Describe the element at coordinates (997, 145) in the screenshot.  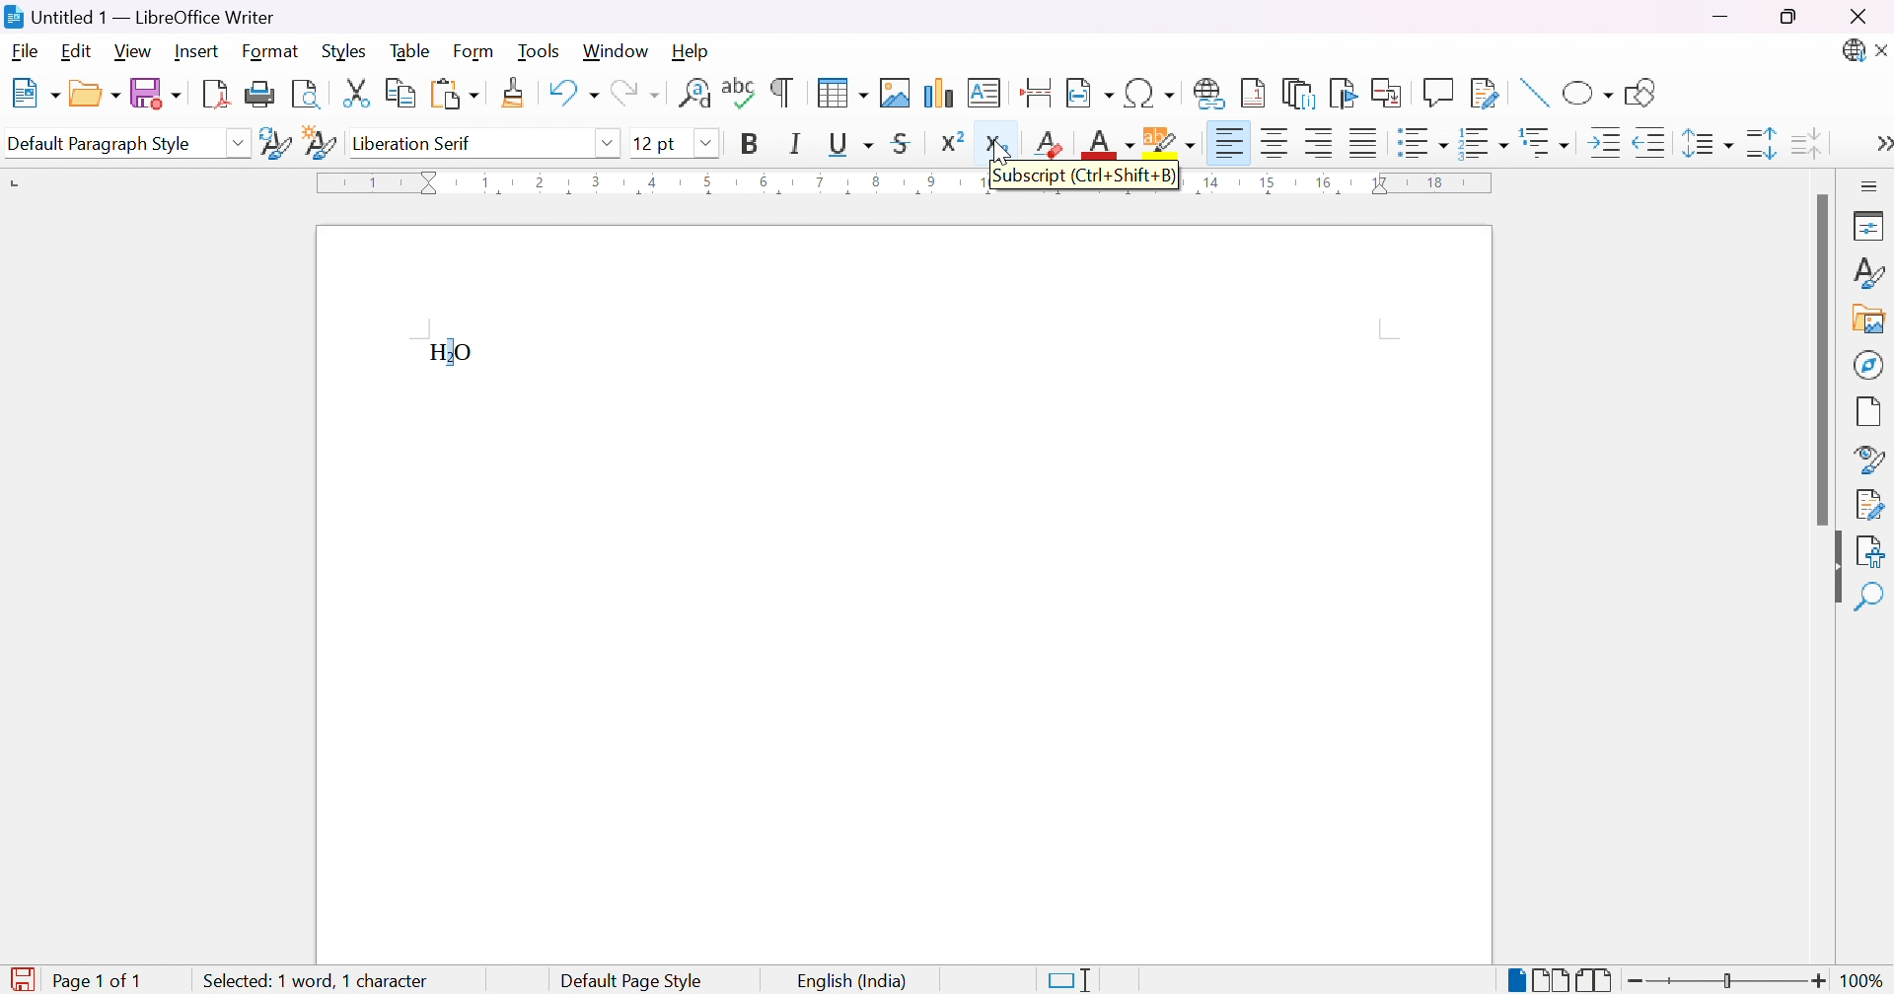
I see `Subscript` at that location.